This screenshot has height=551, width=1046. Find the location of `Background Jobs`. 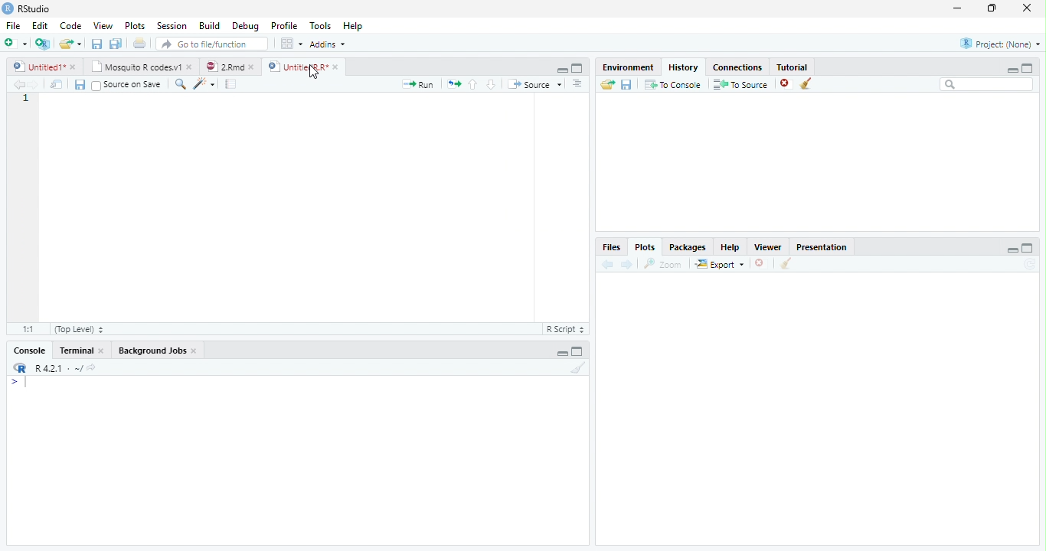

Background Jobs is located at coordinates (152, 350).